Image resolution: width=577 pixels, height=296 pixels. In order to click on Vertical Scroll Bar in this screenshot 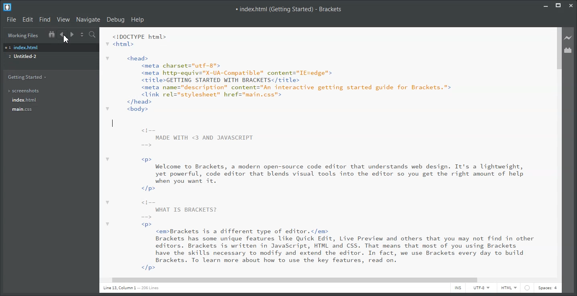, I will do `click(559, 150)`.